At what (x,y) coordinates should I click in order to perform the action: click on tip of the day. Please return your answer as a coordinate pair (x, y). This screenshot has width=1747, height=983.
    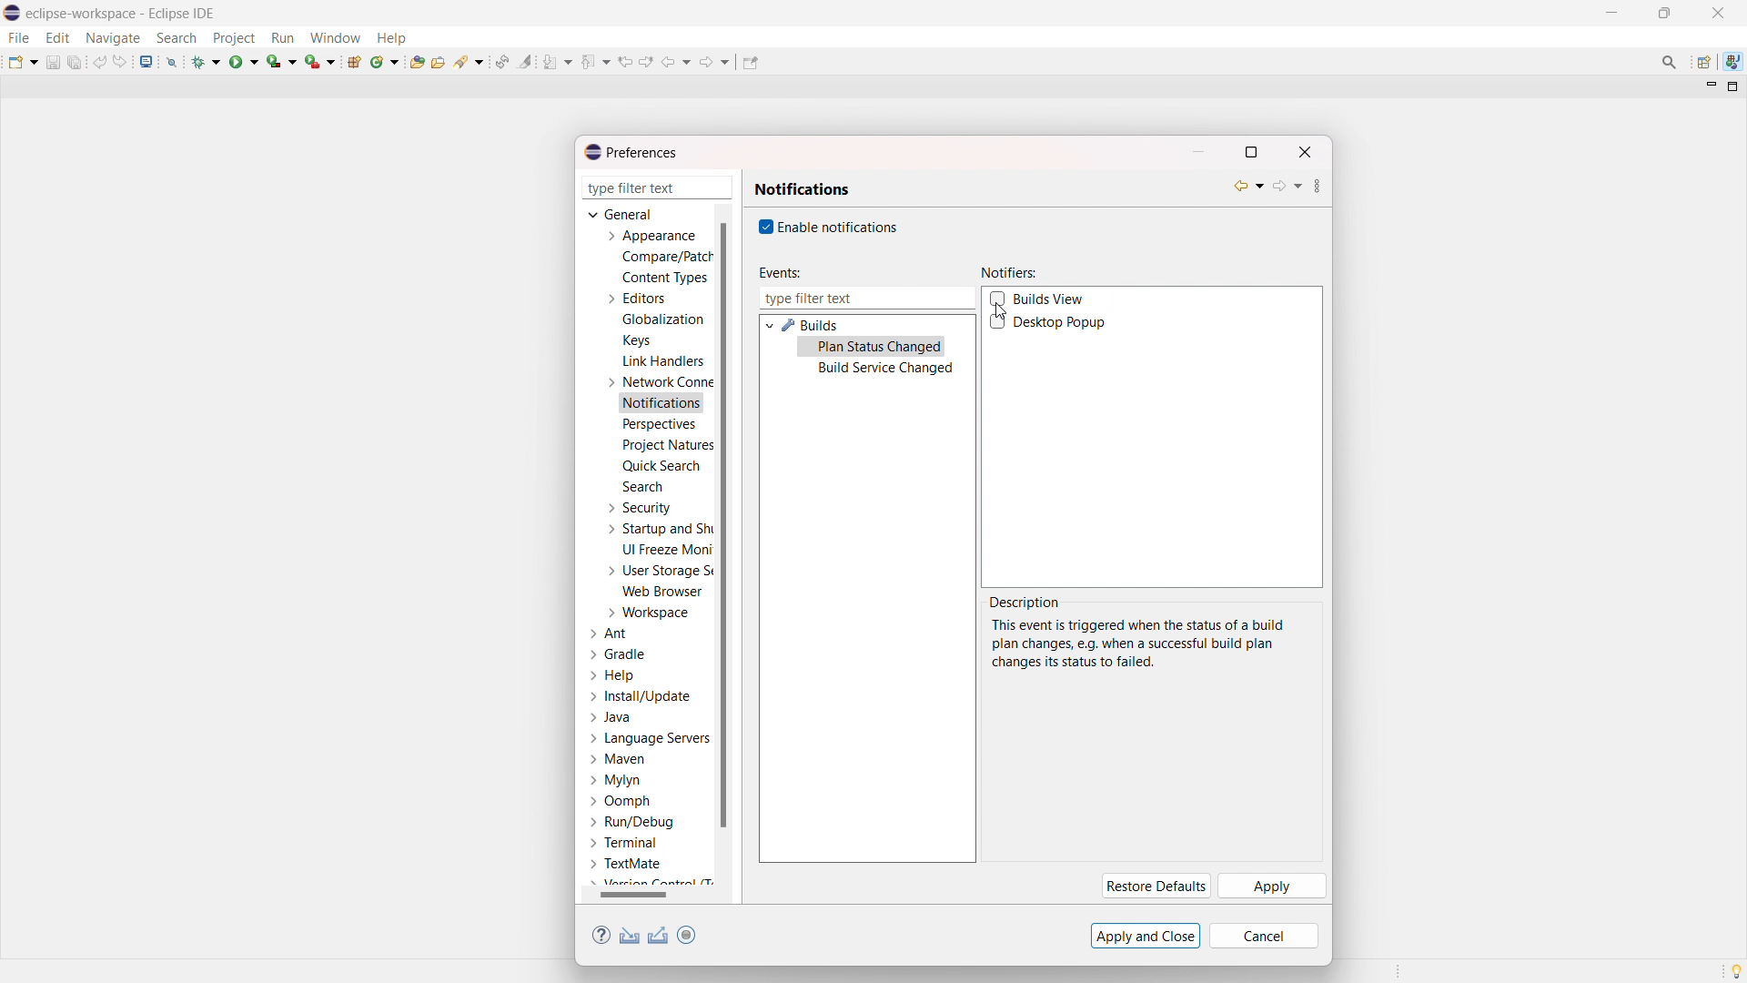
    Looking at the image, I should click on (1736, 970).